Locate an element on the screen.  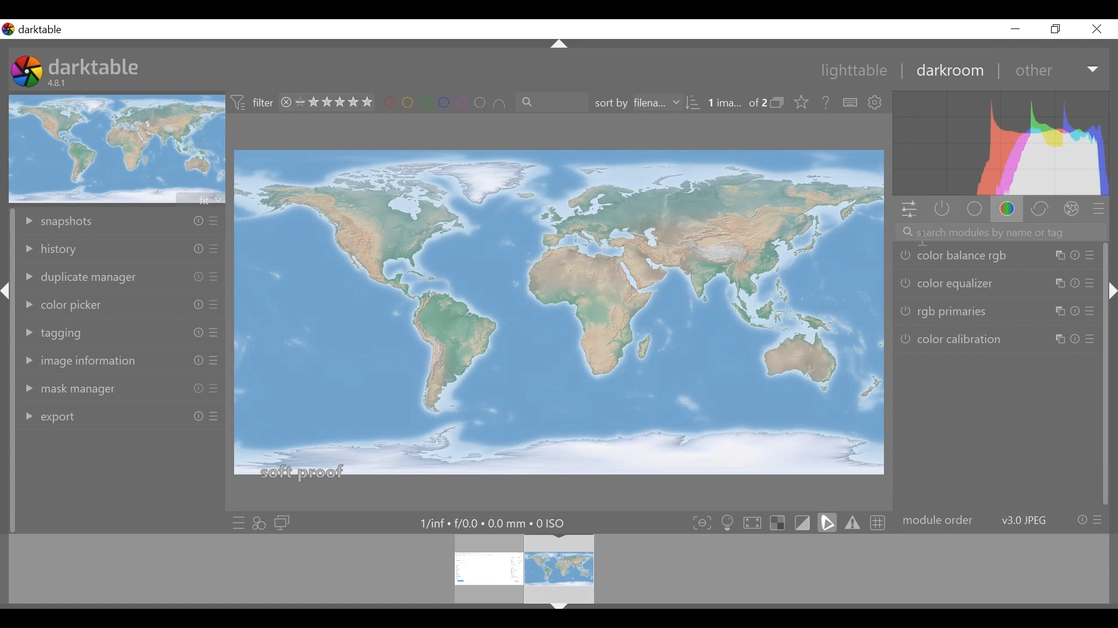
histogram is located at coordinates (1001, 145).